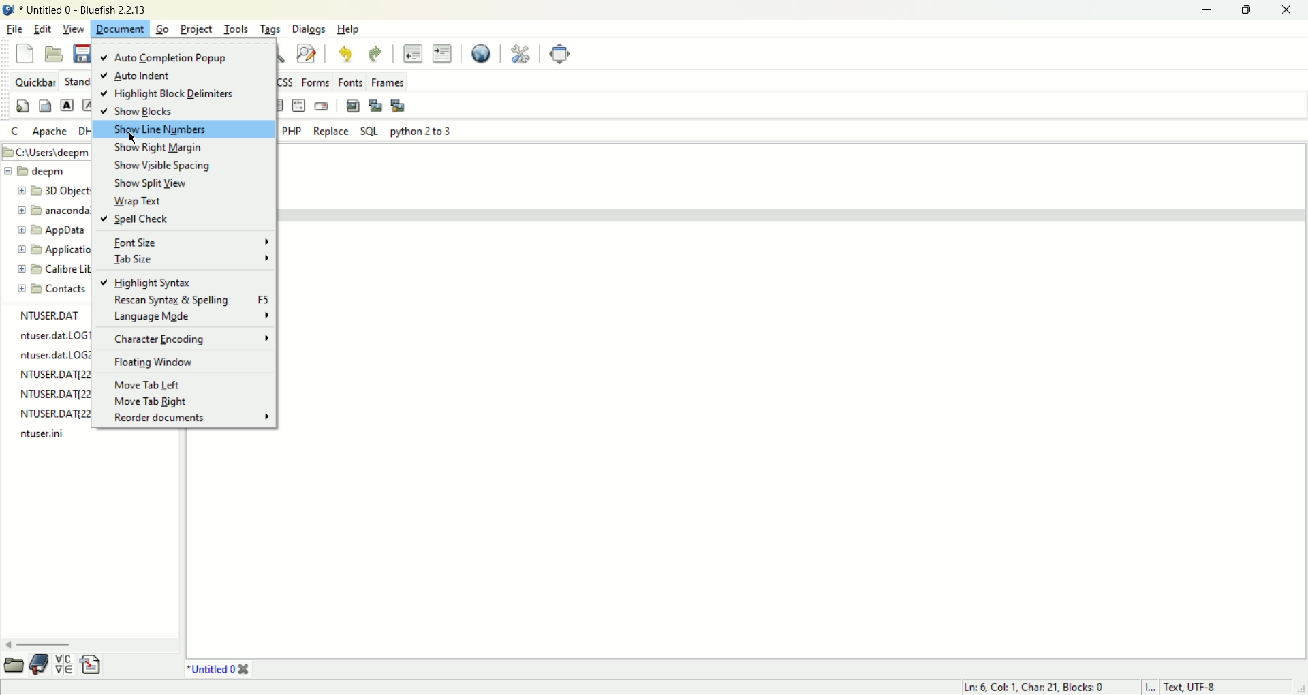 The height and width of the screenshot is (695, 1308). What do you see at coordinates (318, 82) in the screenshot?
I see `forms` at bounding box center [318, 82].